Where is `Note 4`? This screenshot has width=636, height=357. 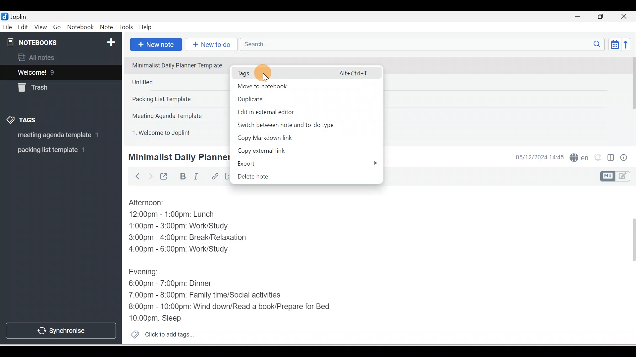 Note 4 is located at coordinates (176, 114).